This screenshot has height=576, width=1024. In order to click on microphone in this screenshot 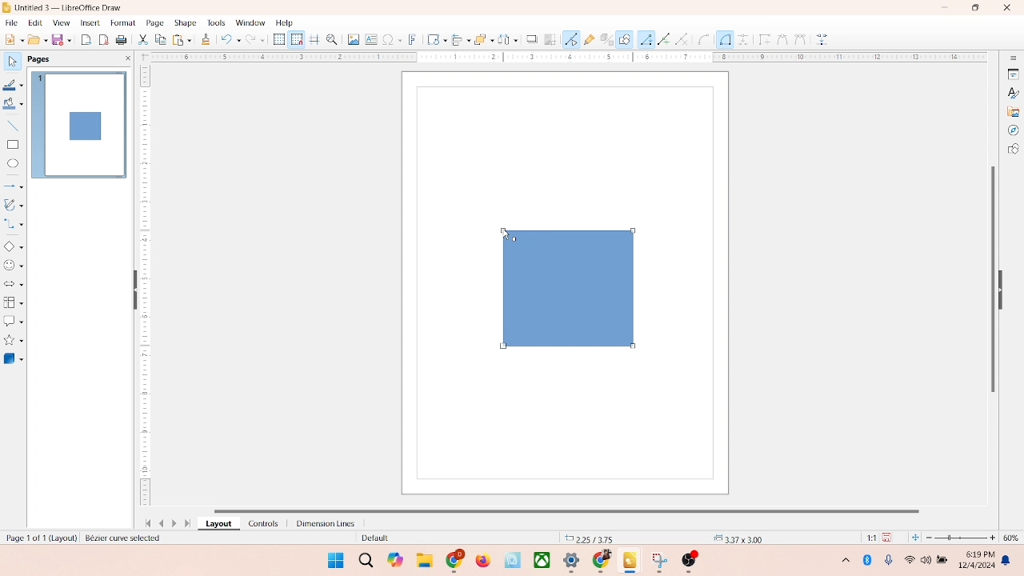, I will do `click(890, 561)`.